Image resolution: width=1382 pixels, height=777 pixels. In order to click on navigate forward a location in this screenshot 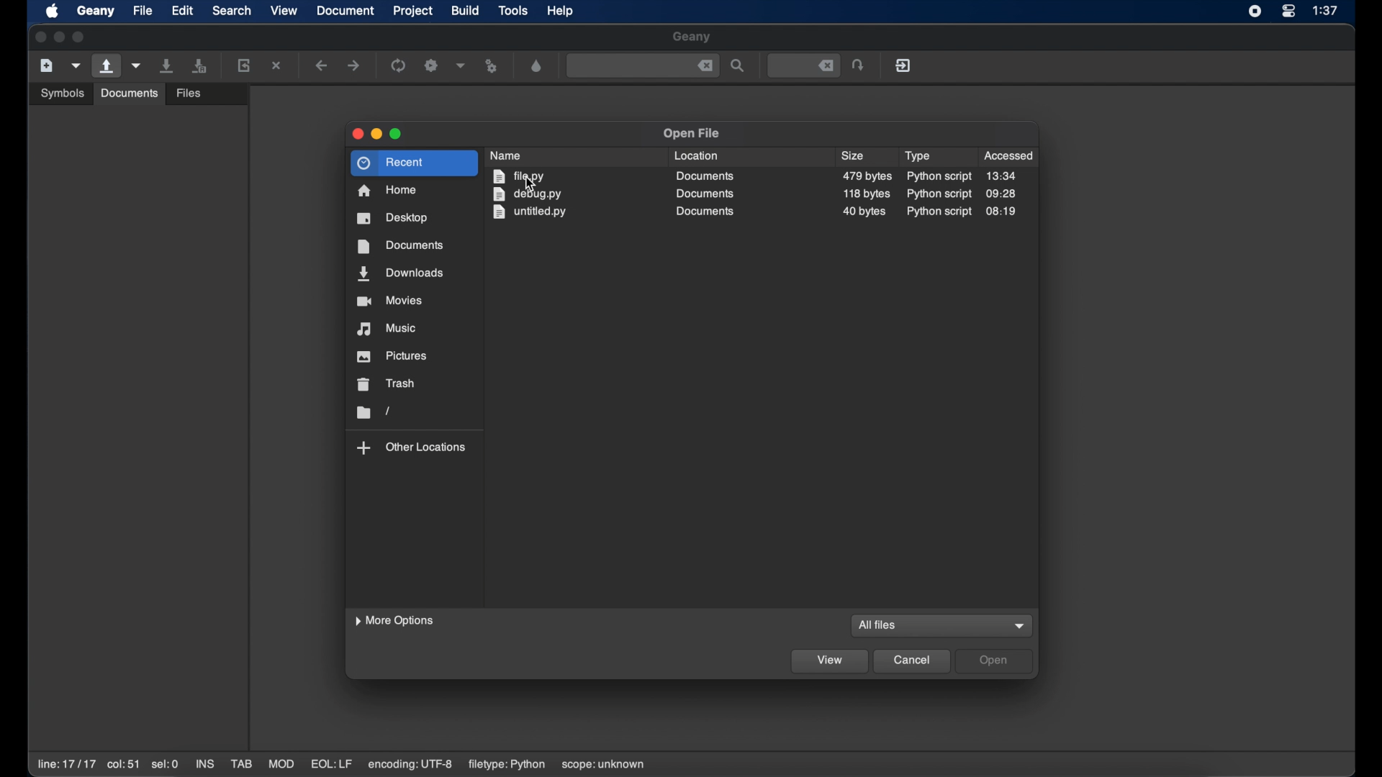, I will do `click(354, 65)`.